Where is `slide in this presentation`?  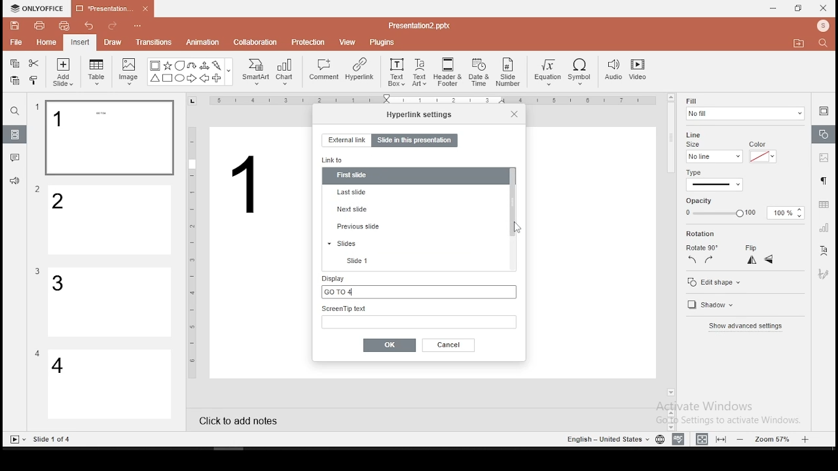
slide in this presentation is located at coordinates (414, 141).